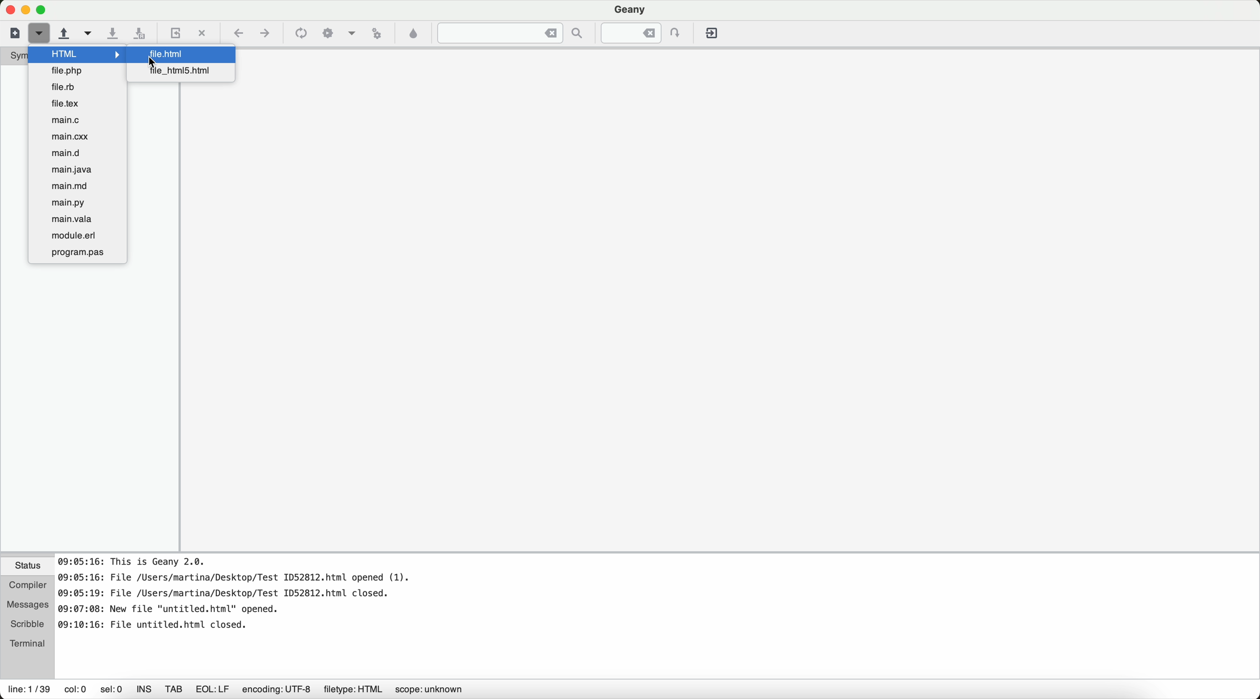 The width and height of the screenshot is (1260, 699). I want to click on run or view the current file, so click(378, 33).